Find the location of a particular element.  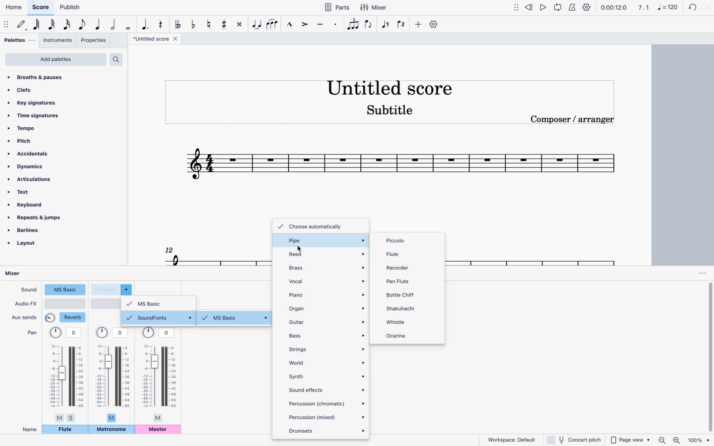

toggle double sharp is located at coordinates (240, 25).